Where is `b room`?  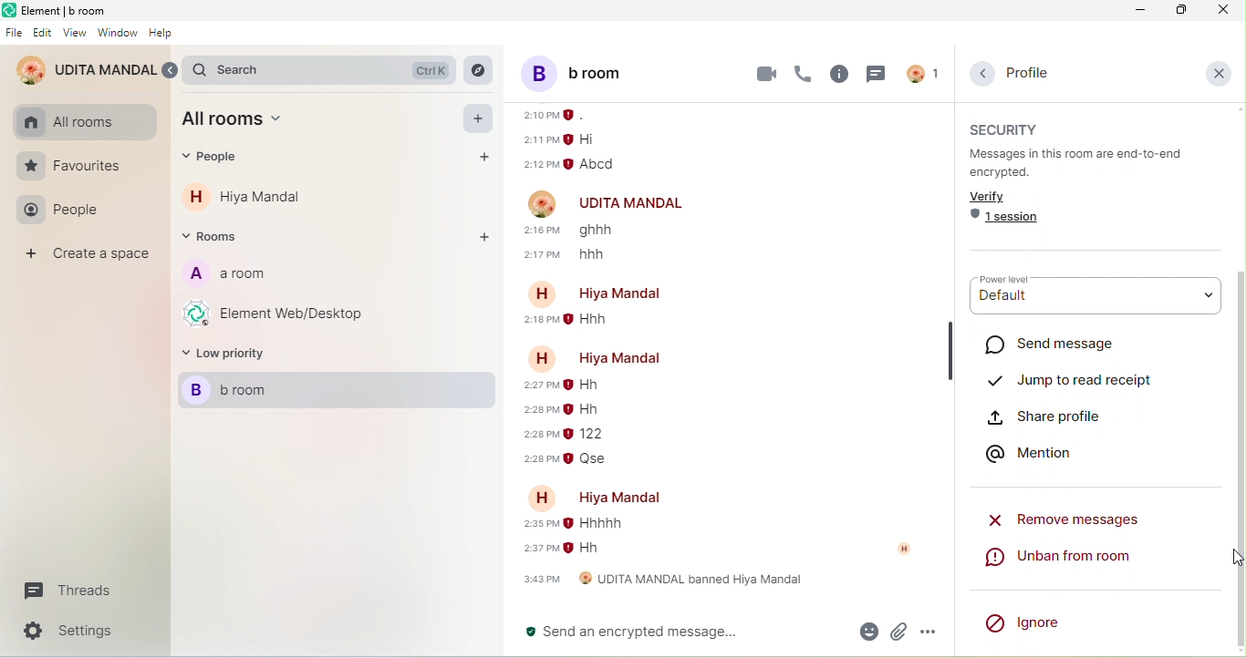
b room is located at coordinates (340, 392).